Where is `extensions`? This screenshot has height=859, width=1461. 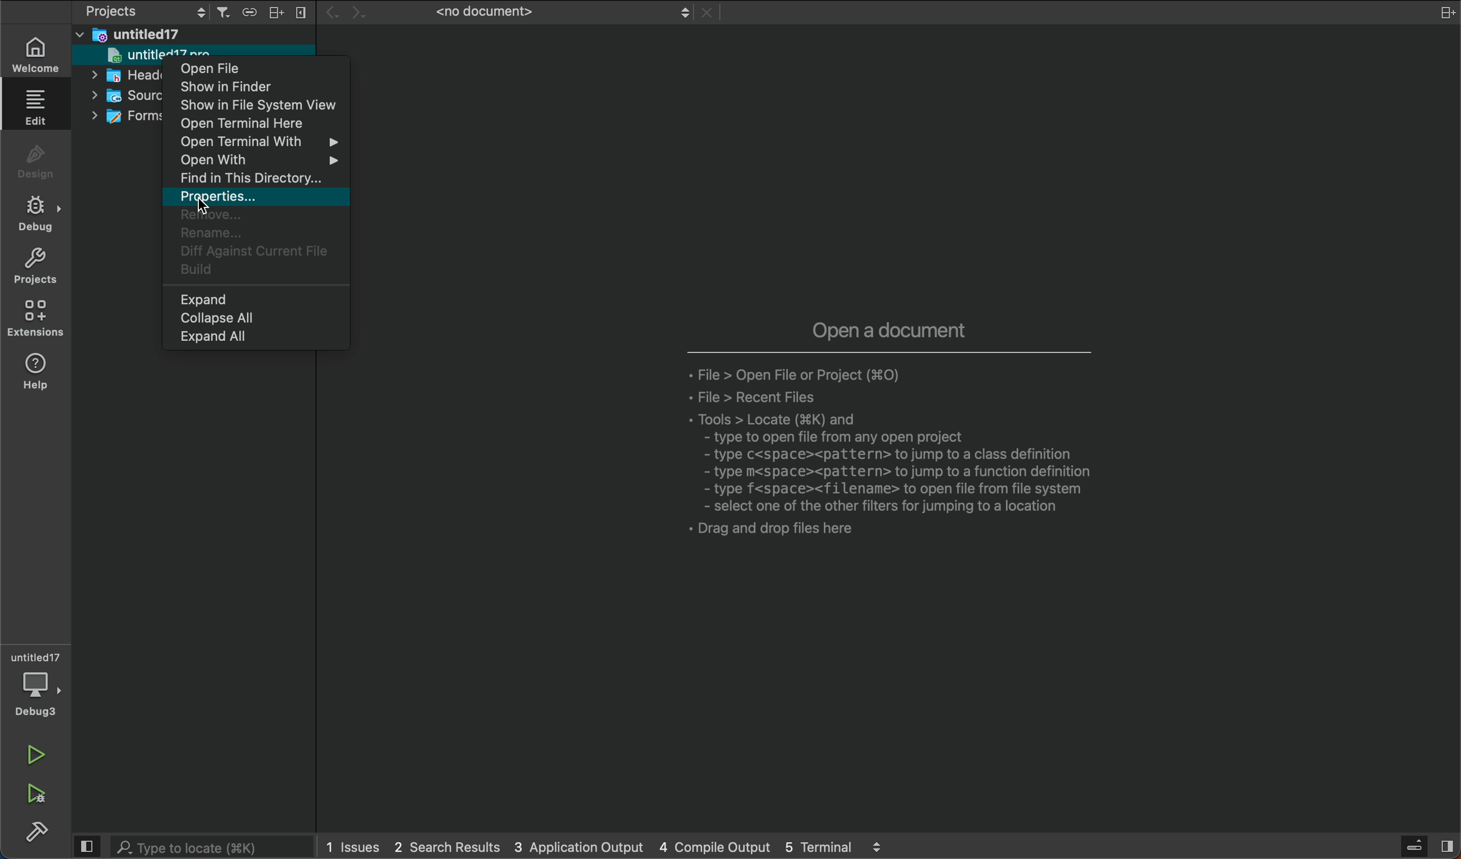 extensions is located at coordinates (38, 319).